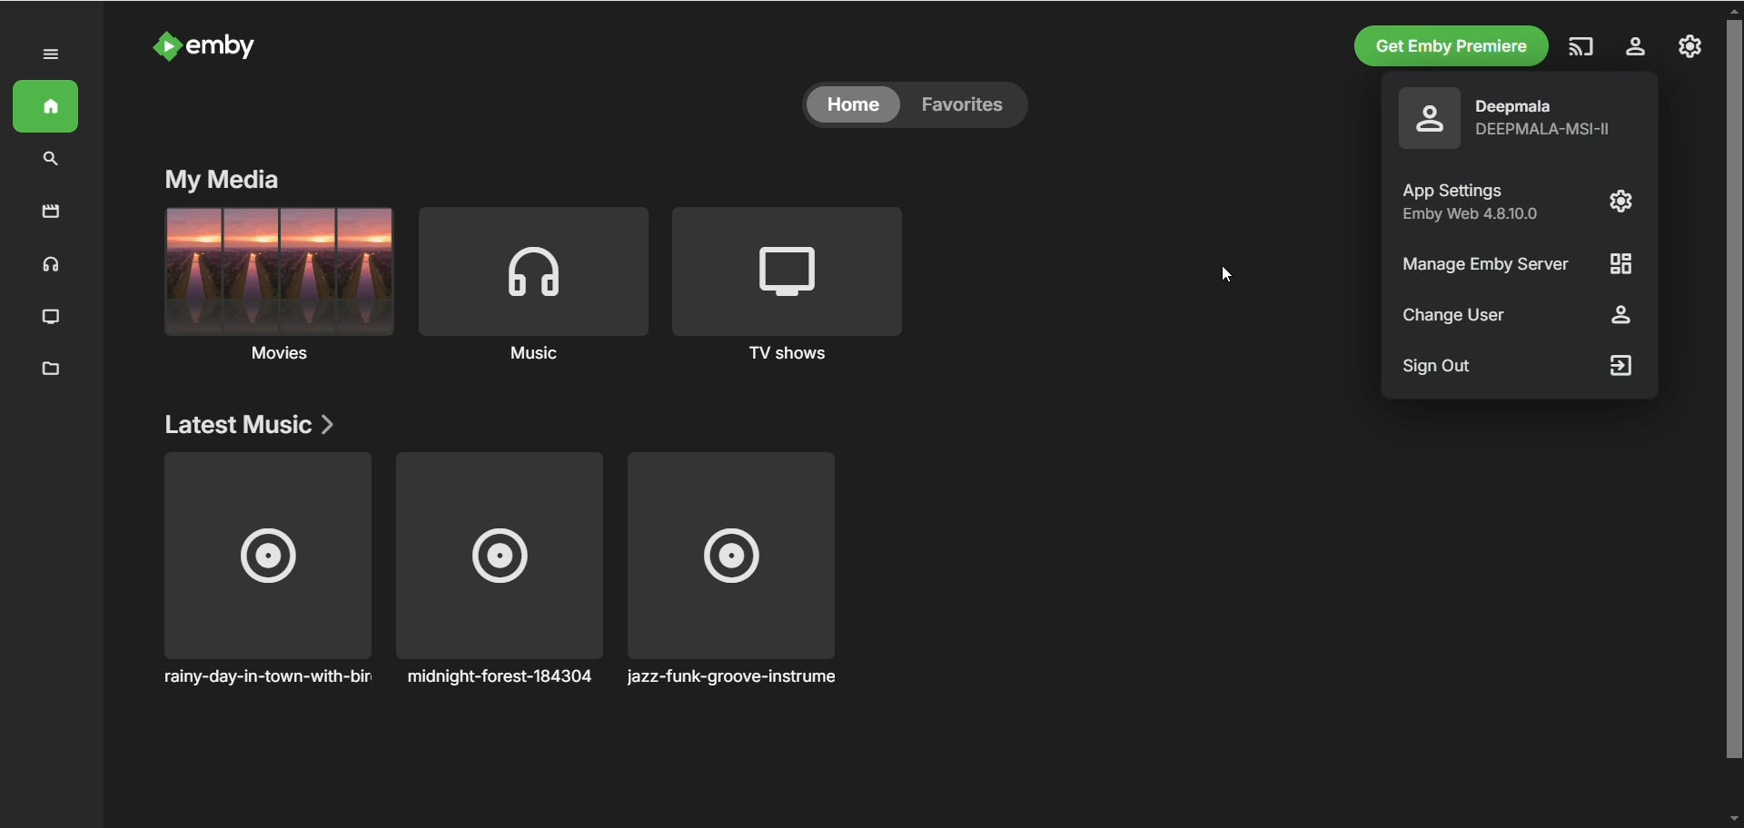  Describe the element at coordinates (852, 106) in the screenshot. I see `home` at that location.